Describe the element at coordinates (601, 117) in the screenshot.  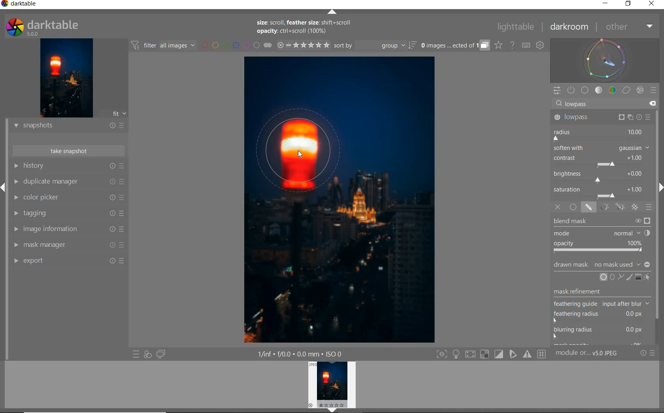
I see `LOWPASS` at that location.